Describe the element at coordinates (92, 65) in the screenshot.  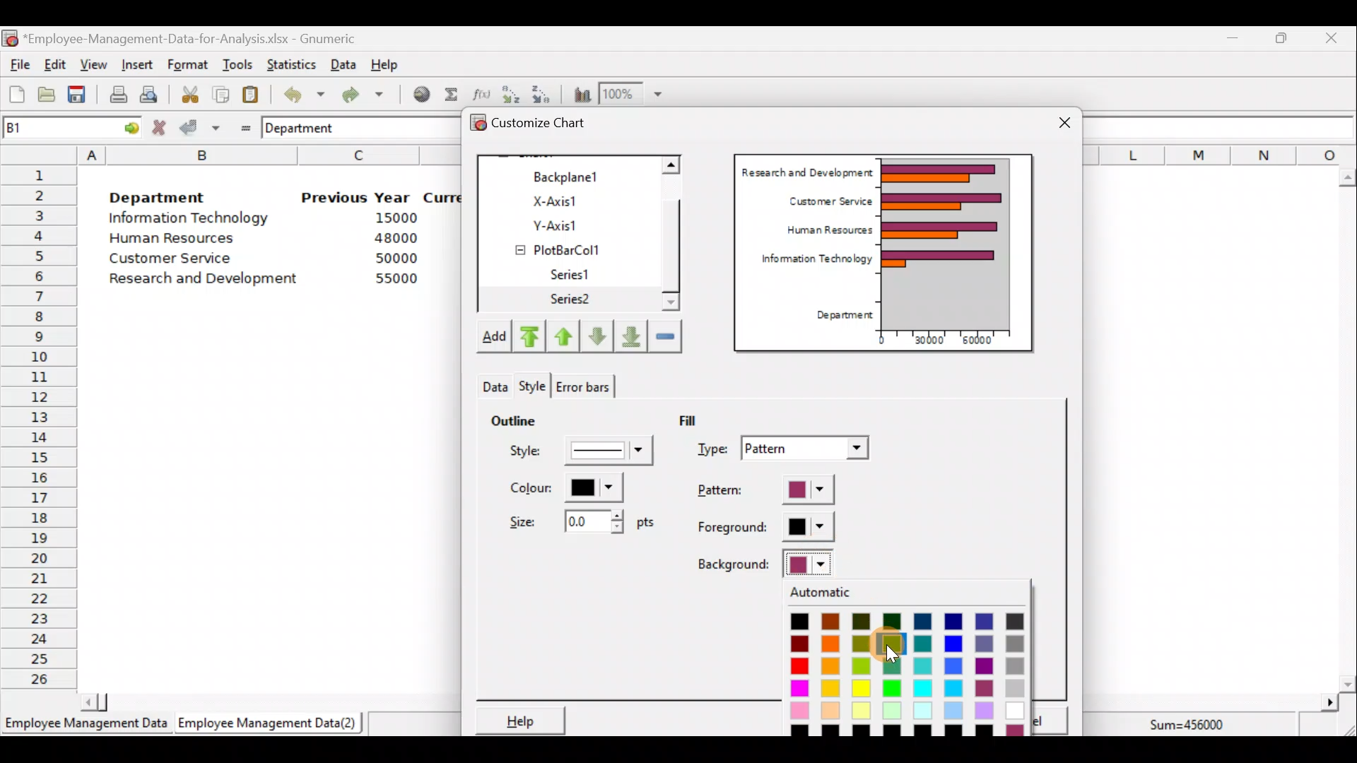
I see `View` at that location.